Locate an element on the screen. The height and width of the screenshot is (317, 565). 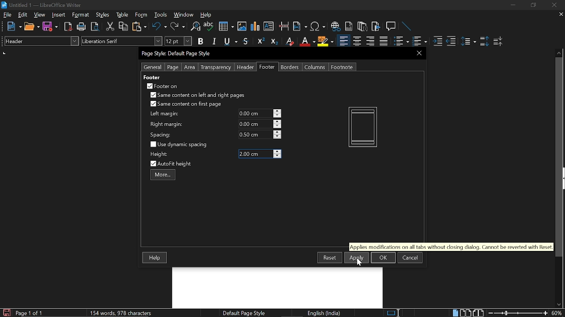
Book view is located at coordinates (479, 313).